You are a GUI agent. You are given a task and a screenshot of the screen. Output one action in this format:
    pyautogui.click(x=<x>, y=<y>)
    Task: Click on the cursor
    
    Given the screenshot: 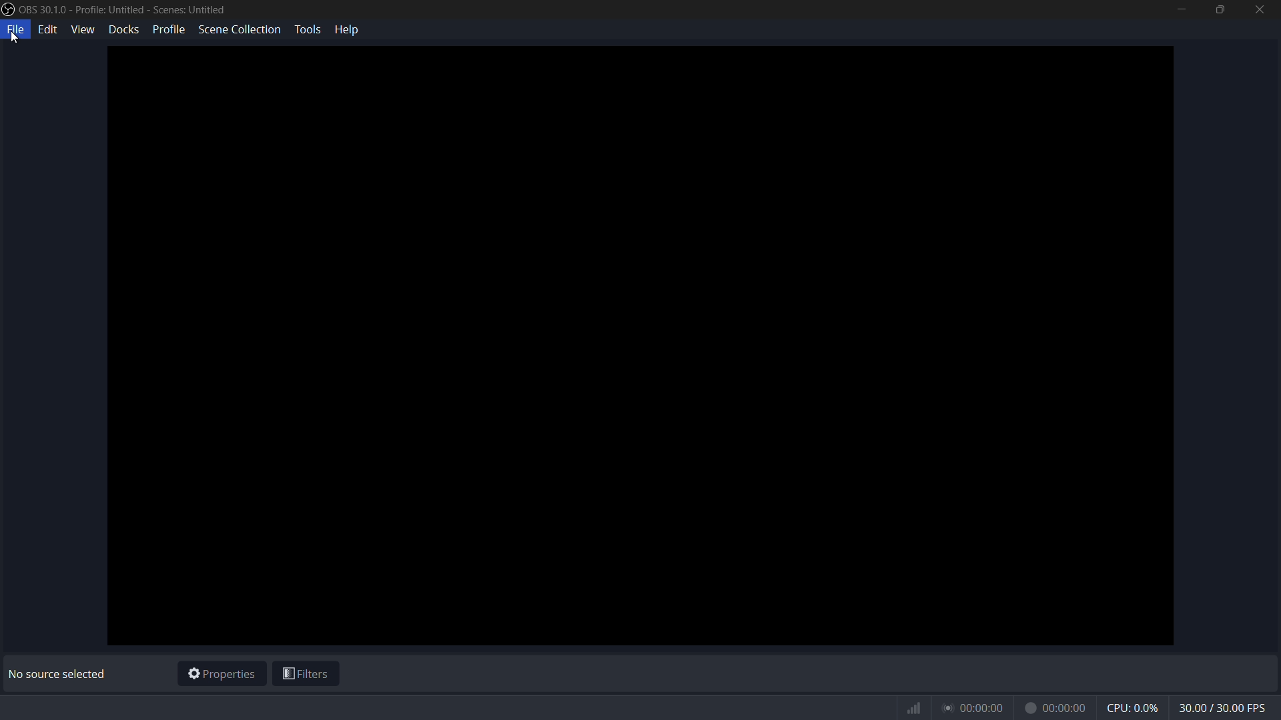 What is the action you would take?
    pyautogui.click(x=15, y=43)
    